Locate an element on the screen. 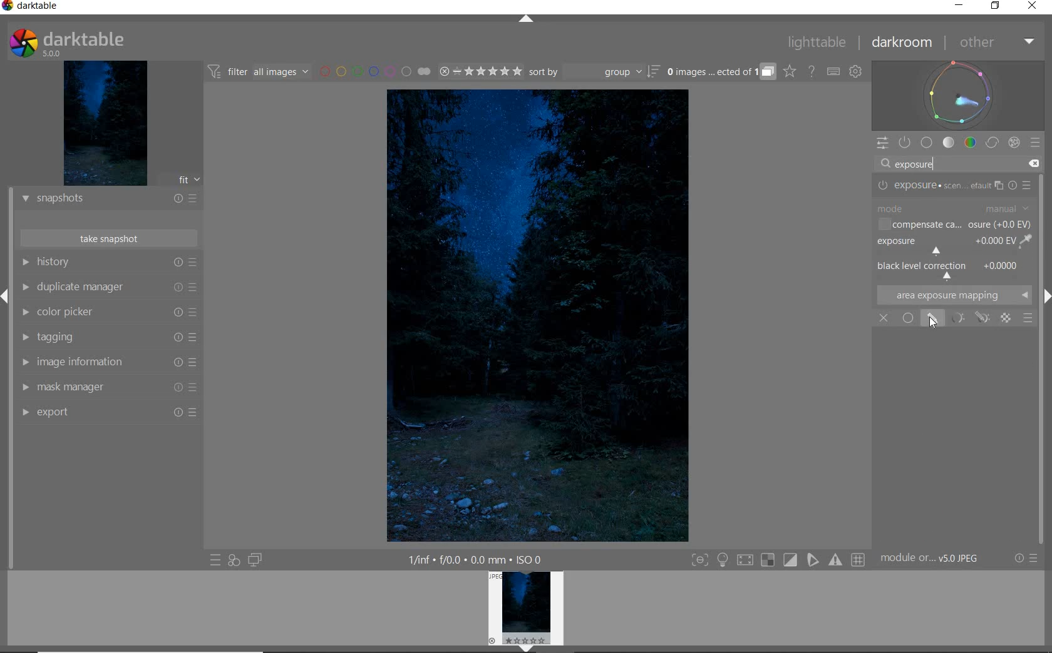 Image resolution: width=1052 pixels, height=653 pixels. MODE is located at coordinates (952, 208).